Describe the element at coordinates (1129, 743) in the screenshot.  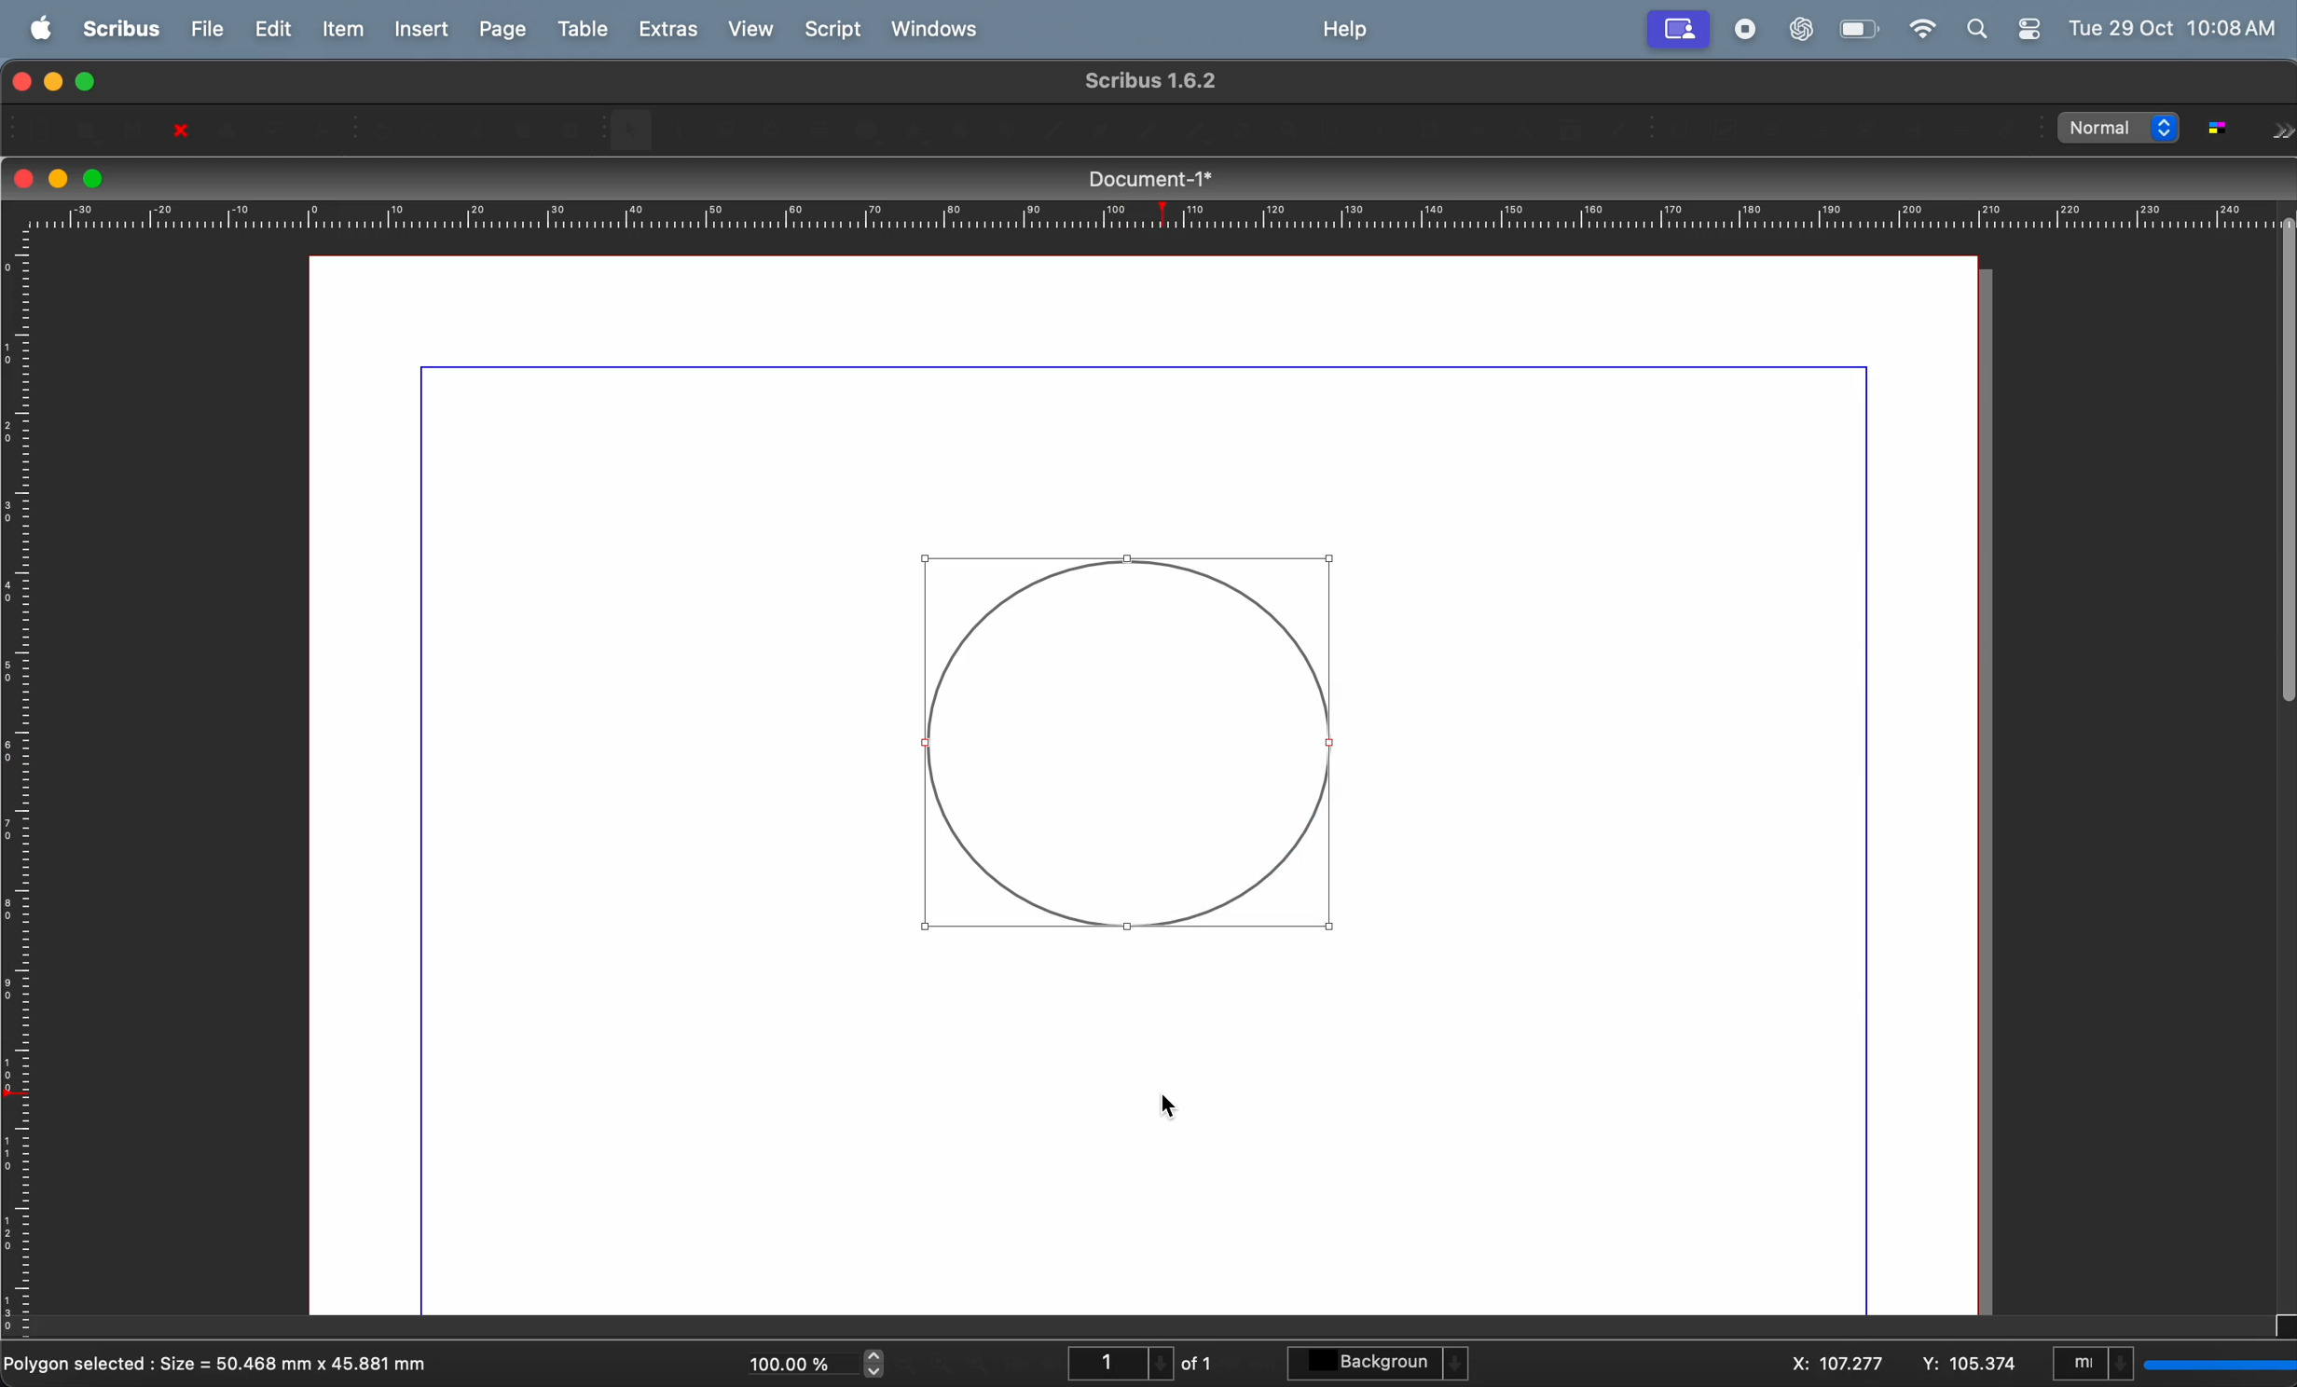
I see `circle` at that location.